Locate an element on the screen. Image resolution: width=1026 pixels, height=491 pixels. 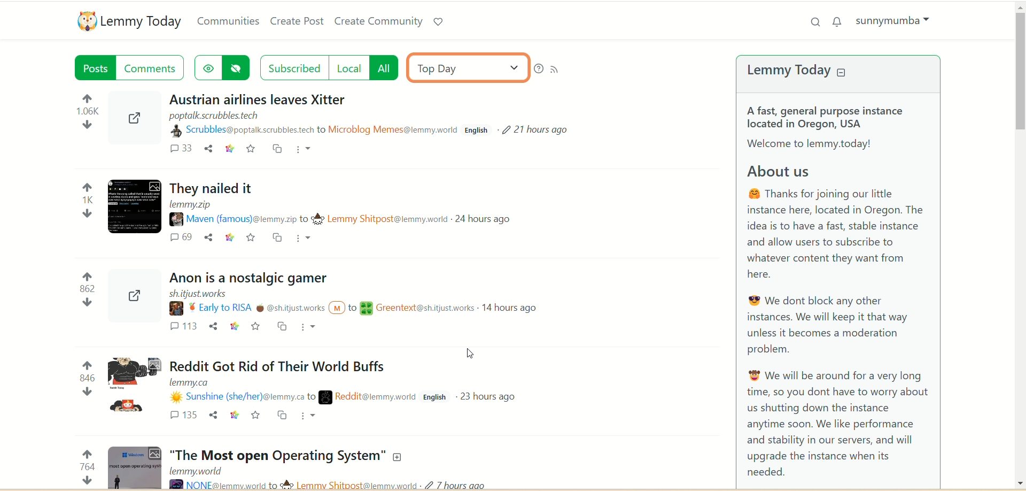
all is located at coordinates (389, 67).